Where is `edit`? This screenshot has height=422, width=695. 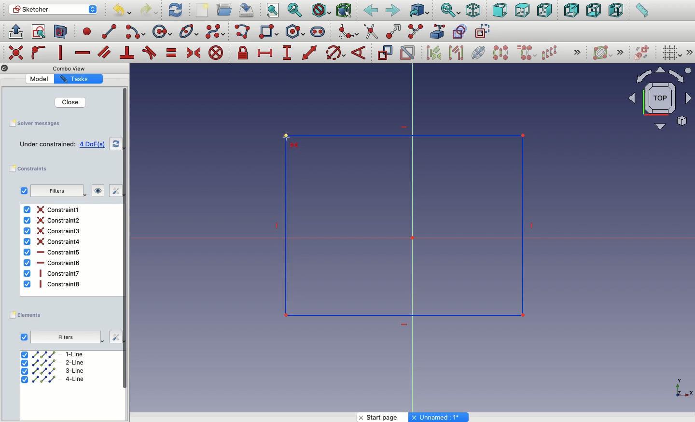 edit is located at coordinates (111, 191).